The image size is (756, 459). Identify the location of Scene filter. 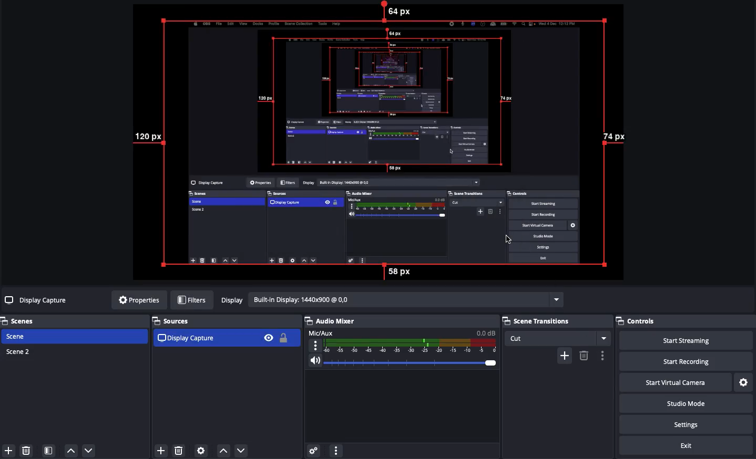
(49, 451).